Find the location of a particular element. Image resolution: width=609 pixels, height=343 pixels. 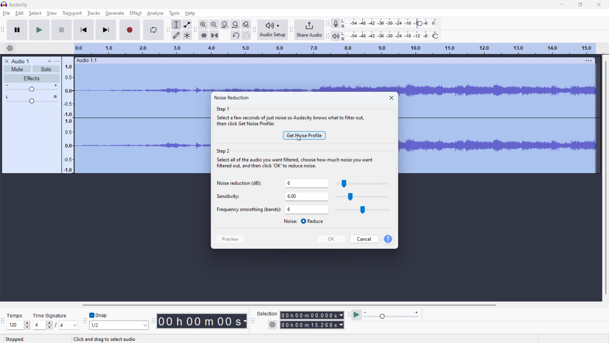

share audio is located at coordinates (309, 30).